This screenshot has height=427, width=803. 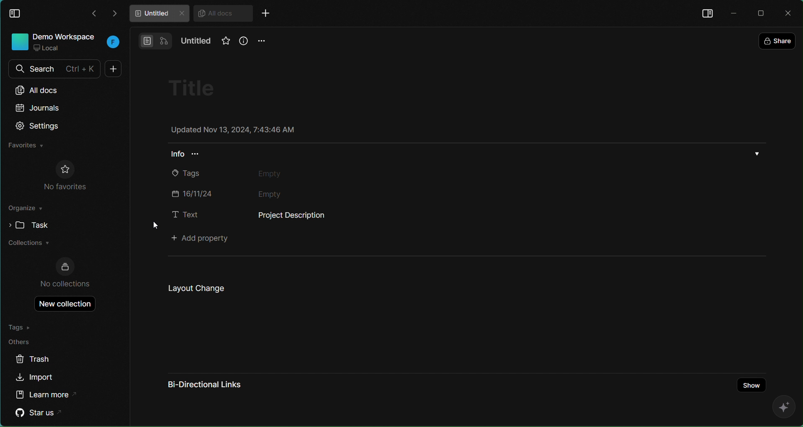 What do you see at coordinates (39, 108) in the screenshot?
I see `journals` at bounding box center [39, 108].